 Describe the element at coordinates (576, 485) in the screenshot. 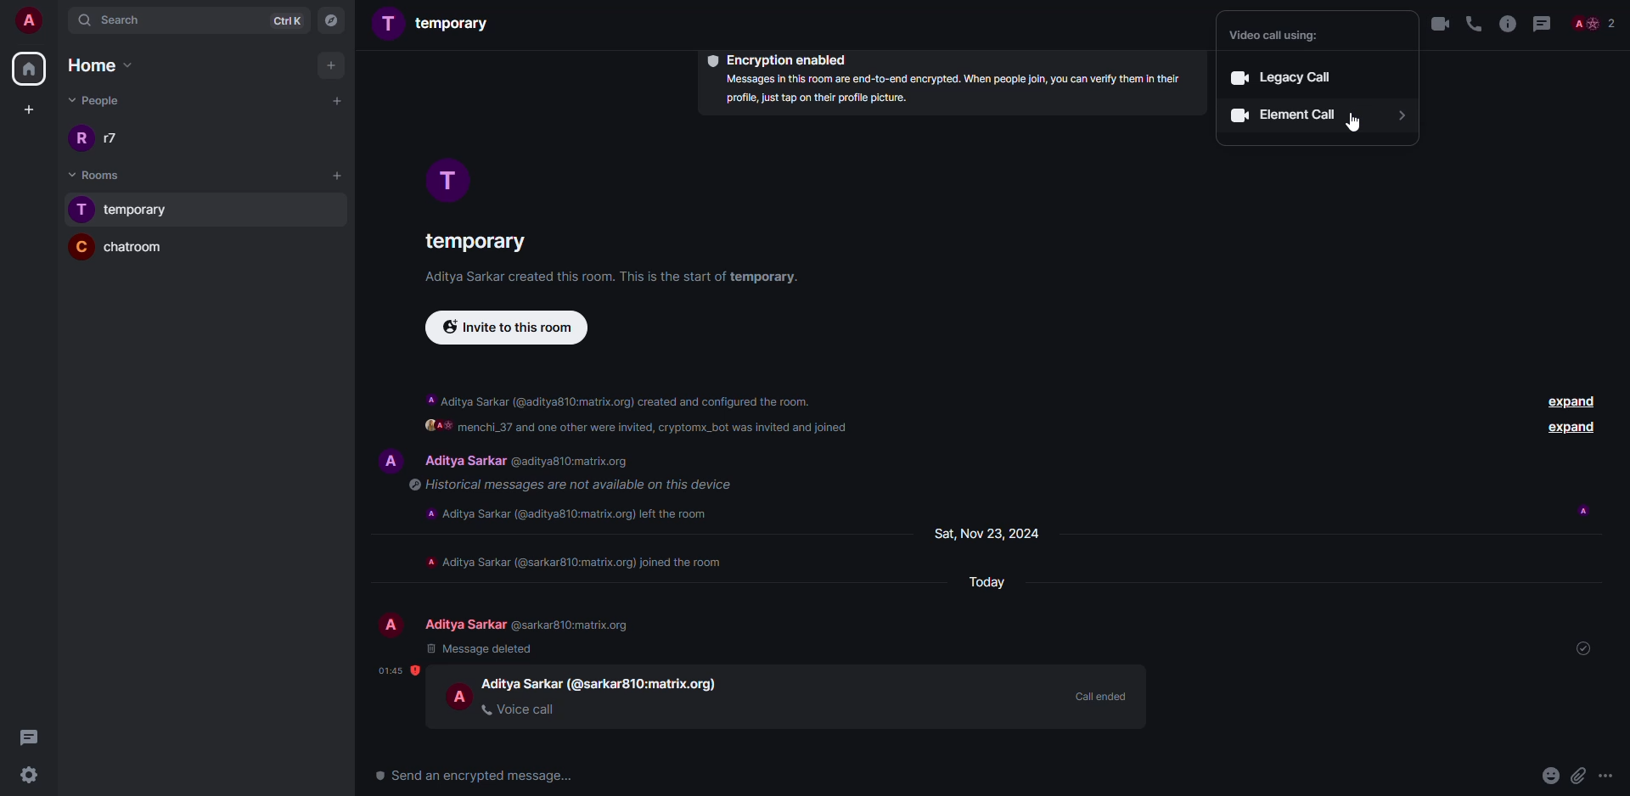

I see `info` at that location.